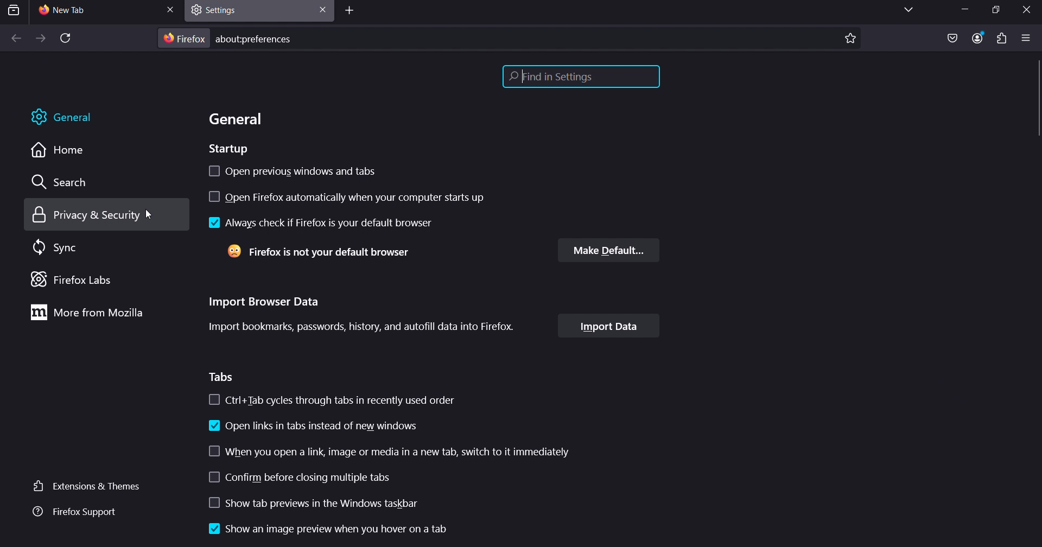 Image resolution: width=1042 pixels, height=547 pixels. Describe the element at coordinates (359, 312) in the screenshot. I see `Import Browser Data
Import bookmarks, passwords, history, and autofill data into Firefox.` at that location.